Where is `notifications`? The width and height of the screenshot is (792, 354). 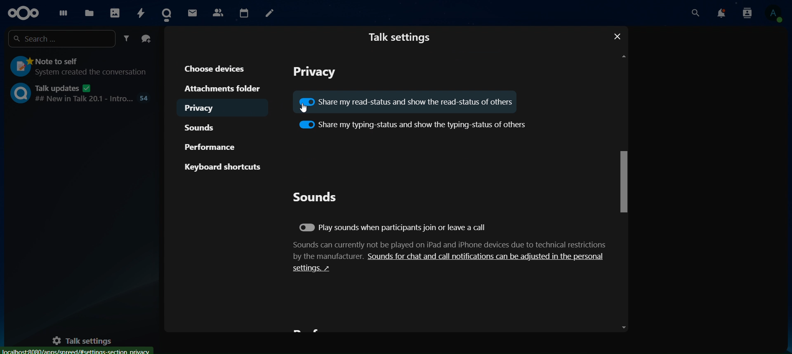
notifications is located at coordinates (722, 13).